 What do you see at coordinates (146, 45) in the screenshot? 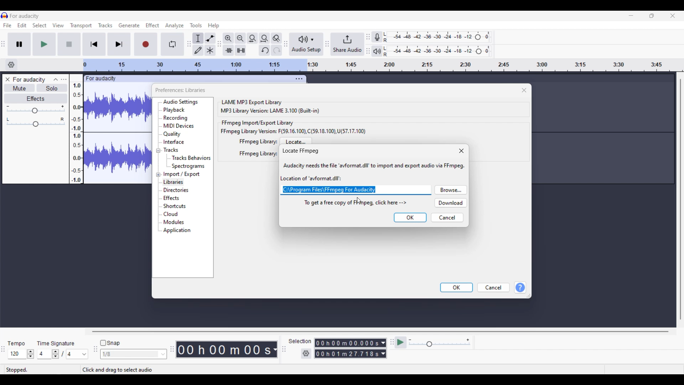
I see `Record/Record new track` at bounding box center [146, 45].